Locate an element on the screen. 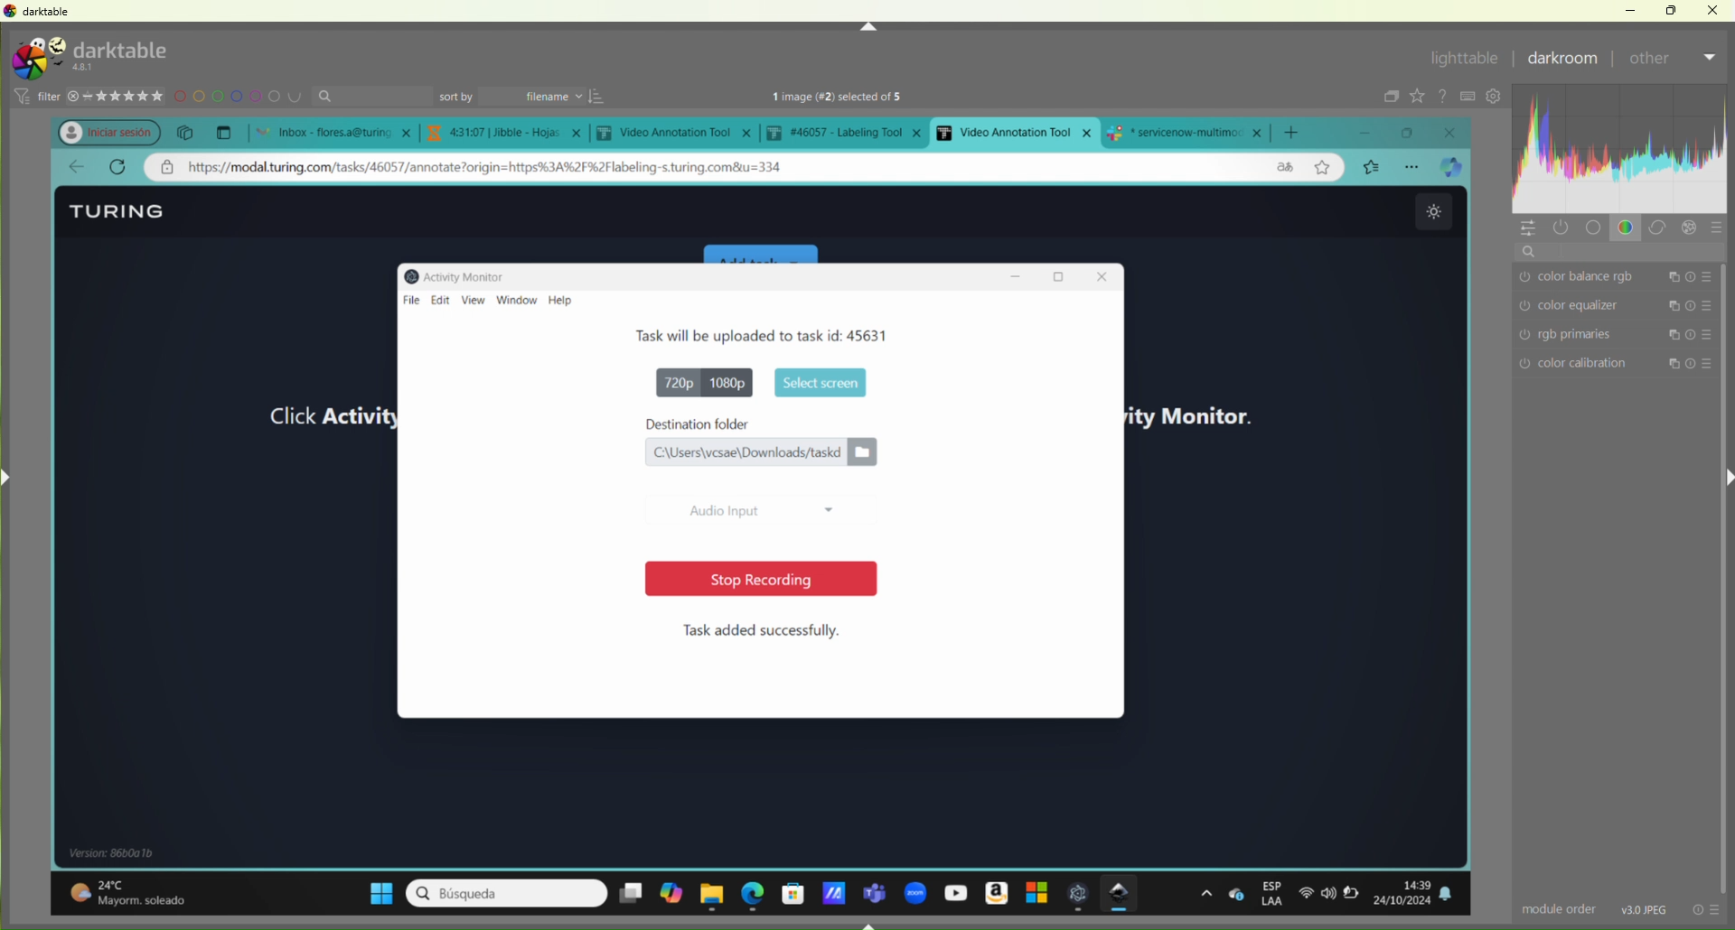 Image resolution: width=1735 pixels, height=930 pixels. date and time is located at coordinates (1406, 891).